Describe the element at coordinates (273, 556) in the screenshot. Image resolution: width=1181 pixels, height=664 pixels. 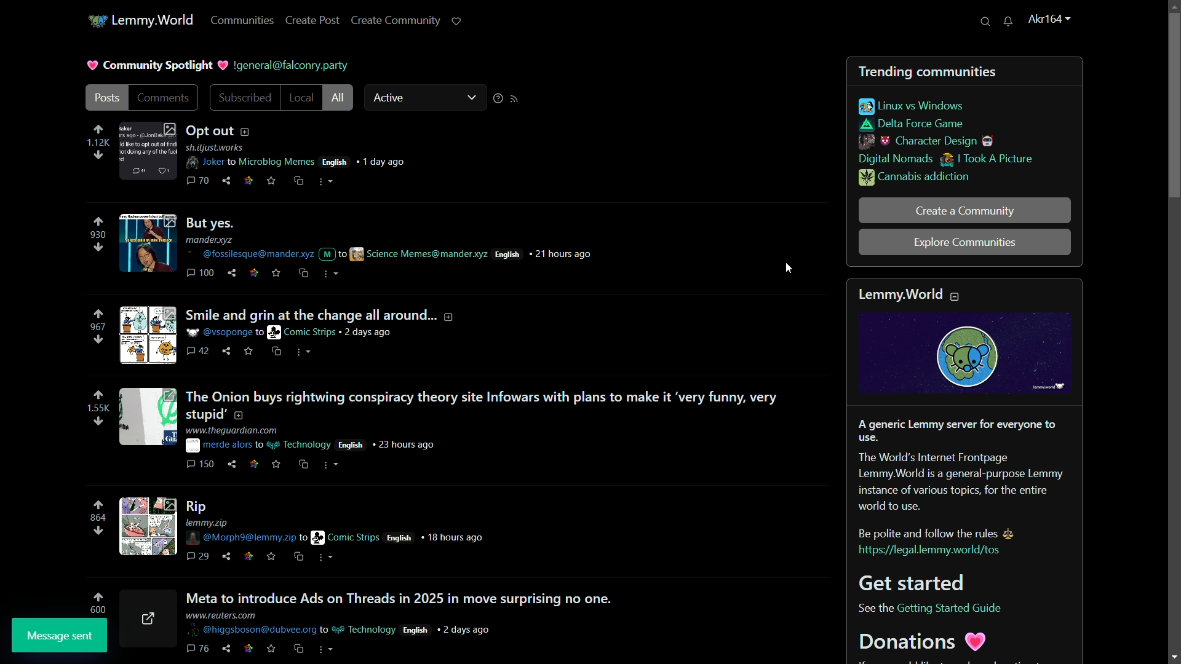
I see `save` at that location.